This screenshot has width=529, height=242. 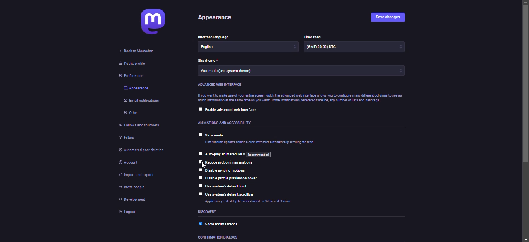 What do you see at coordinates (217, 18) in the screenshot?
I see `appearance` at bounding box center [217, 18].